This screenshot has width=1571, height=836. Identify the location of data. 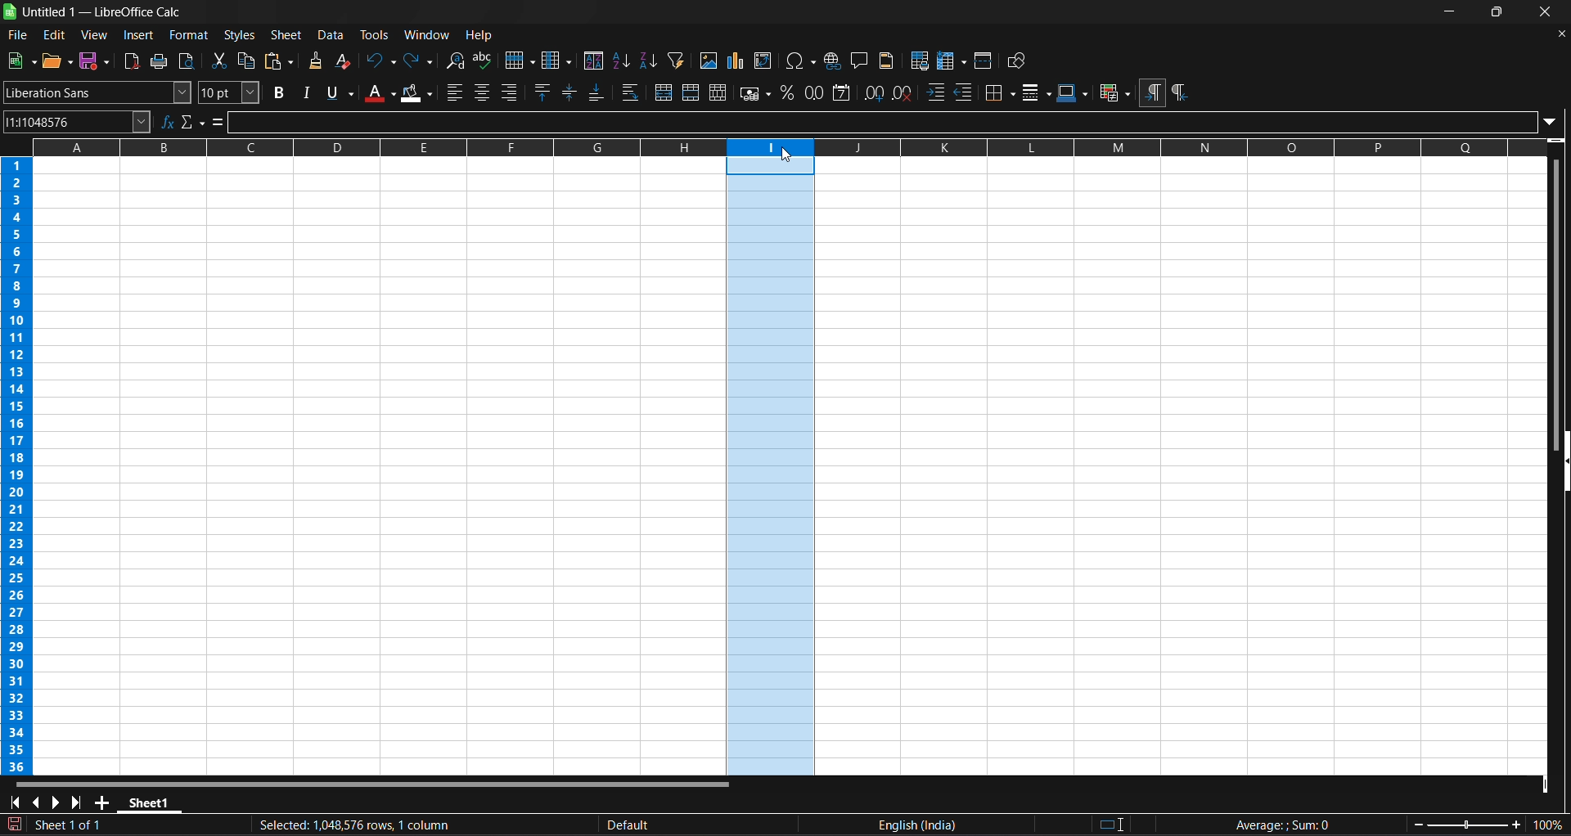
(332, 34).